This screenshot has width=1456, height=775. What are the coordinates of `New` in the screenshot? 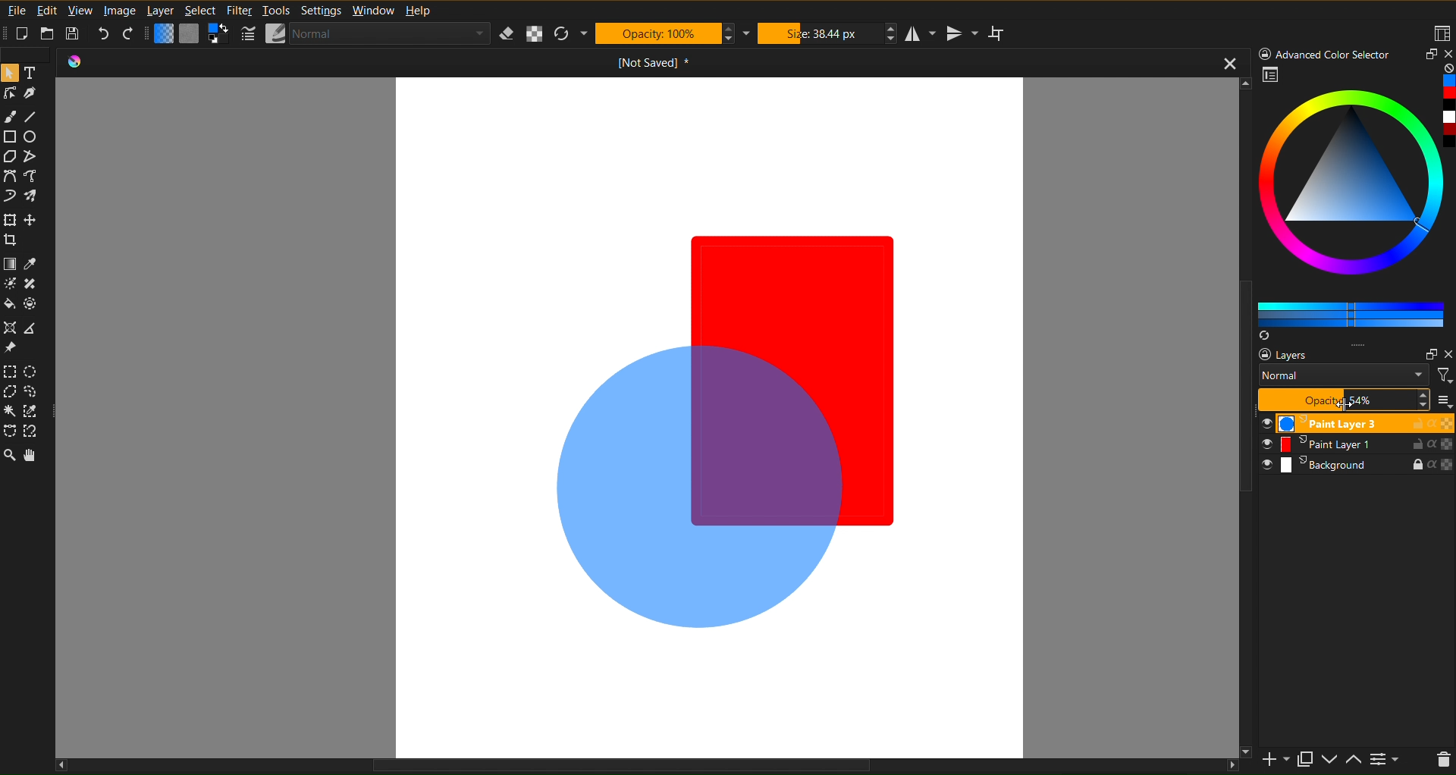 It's located at (29, 34).